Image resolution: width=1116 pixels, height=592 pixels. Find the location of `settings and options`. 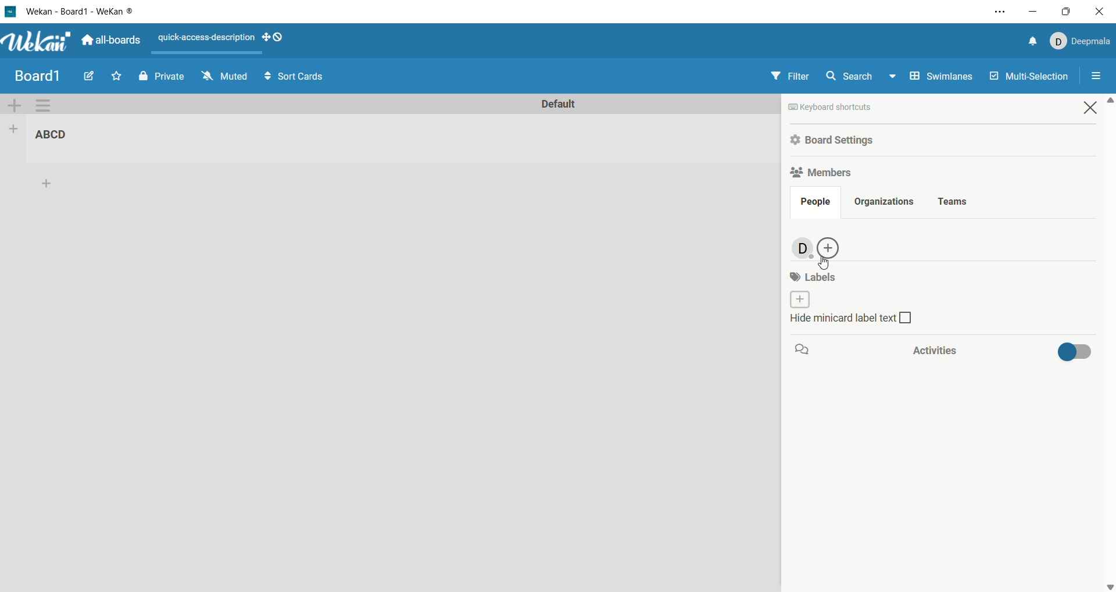

settings and options is located at coordinates (1000, 12).